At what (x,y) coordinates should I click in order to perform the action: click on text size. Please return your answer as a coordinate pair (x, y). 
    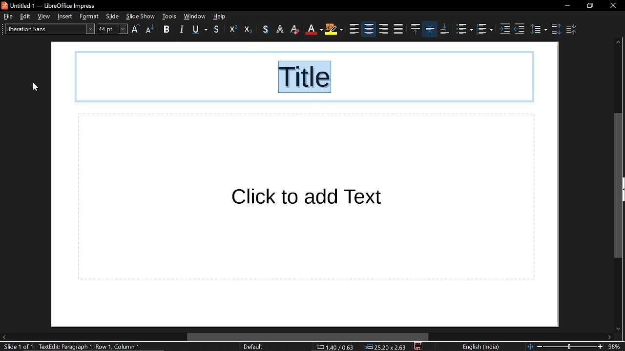
    Looking at the image, I should click on (112, 29).